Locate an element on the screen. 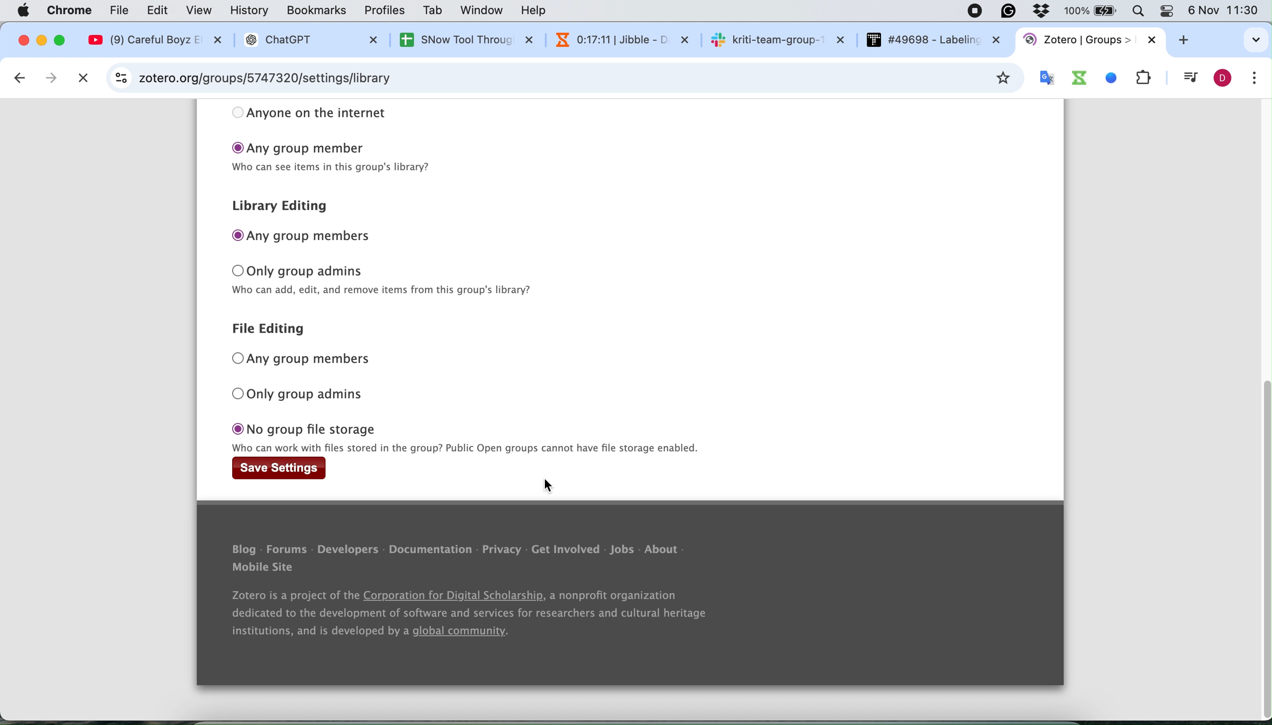  system extensions is located at coordinates (1101, 77).